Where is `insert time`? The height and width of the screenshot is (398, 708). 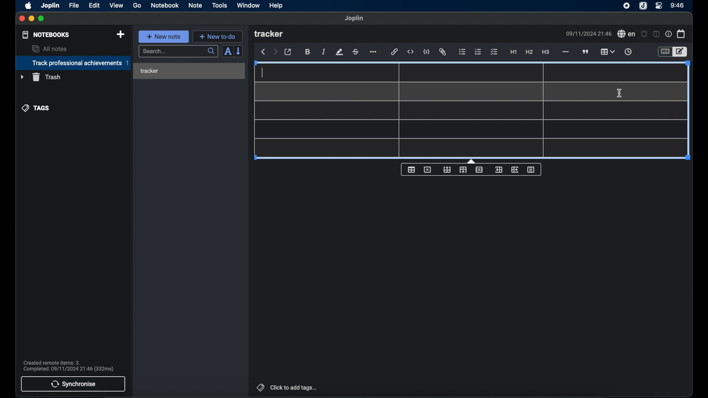
insert time is located at coordinates (628, 52).